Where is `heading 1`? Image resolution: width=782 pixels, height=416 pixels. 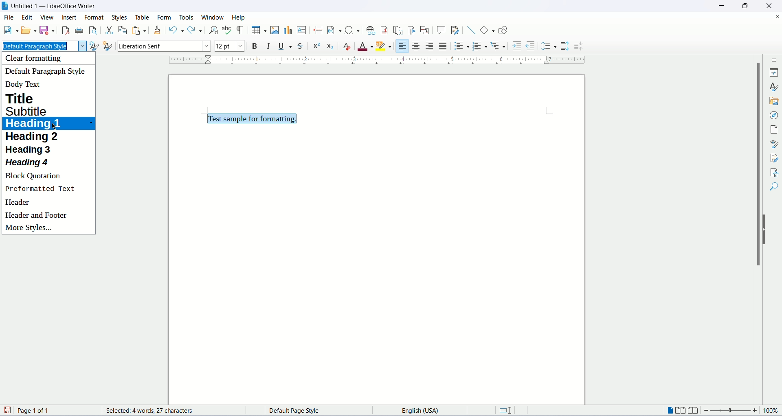 heading 1 is located at coordinates (47, 123).